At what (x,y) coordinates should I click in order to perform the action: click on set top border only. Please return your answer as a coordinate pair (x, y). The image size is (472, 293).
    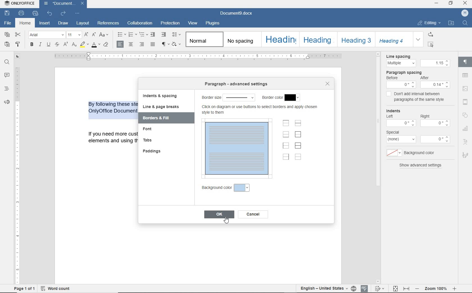
    Looking at the image, I should click on (286, 123).